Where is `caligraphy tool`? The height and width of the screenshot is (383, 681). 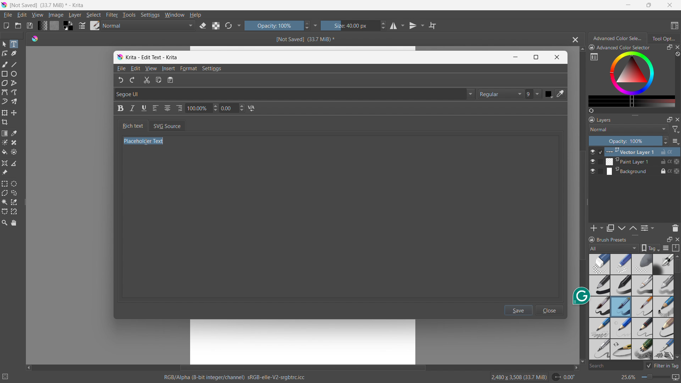
caligraphy tool is located at coordinates (14, 54).